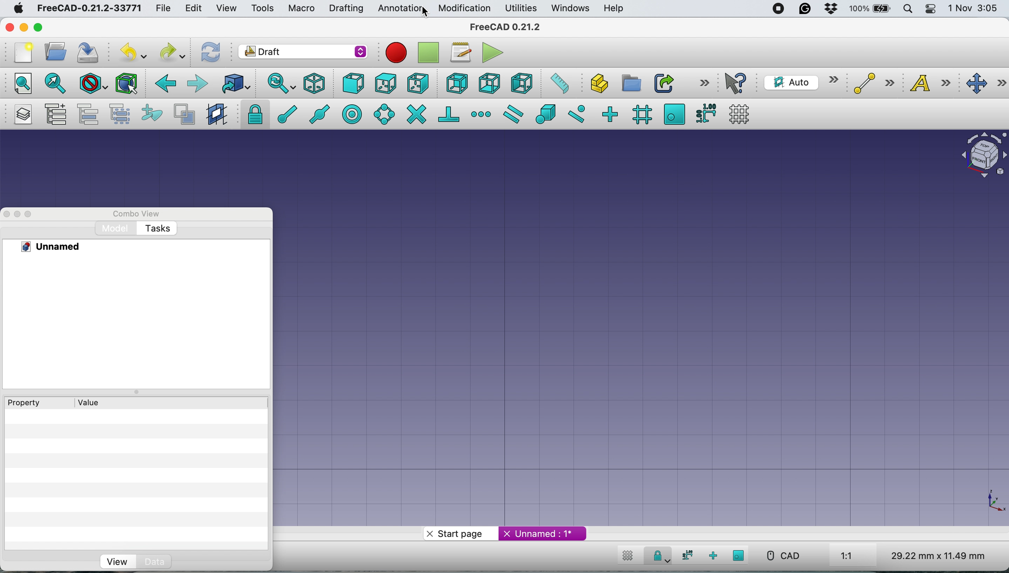  Describe the element at coordinates (300, 8) in the screenshot. I see `macro` at that location.